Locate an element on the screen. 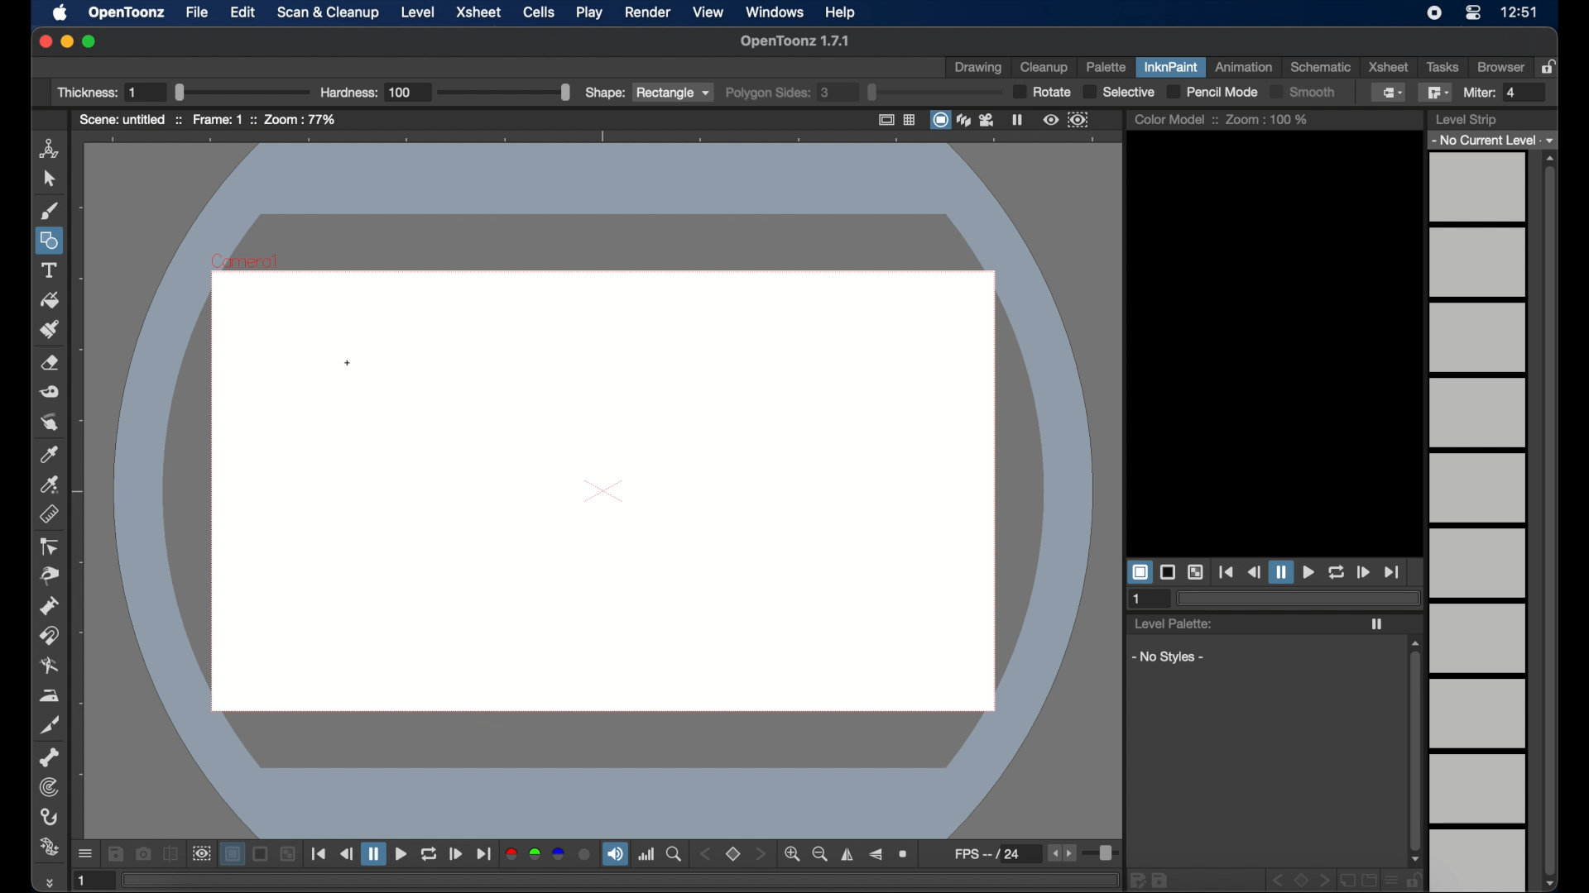 The image size is (1589, 893). stepper buttons is located at coordinates (1061, 852).